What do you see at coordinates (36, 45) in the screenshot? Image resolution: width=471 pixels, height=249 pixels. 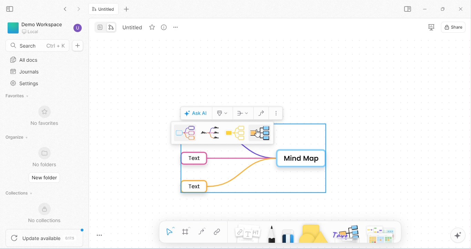 I see `search` at bounding box center [36, 45].